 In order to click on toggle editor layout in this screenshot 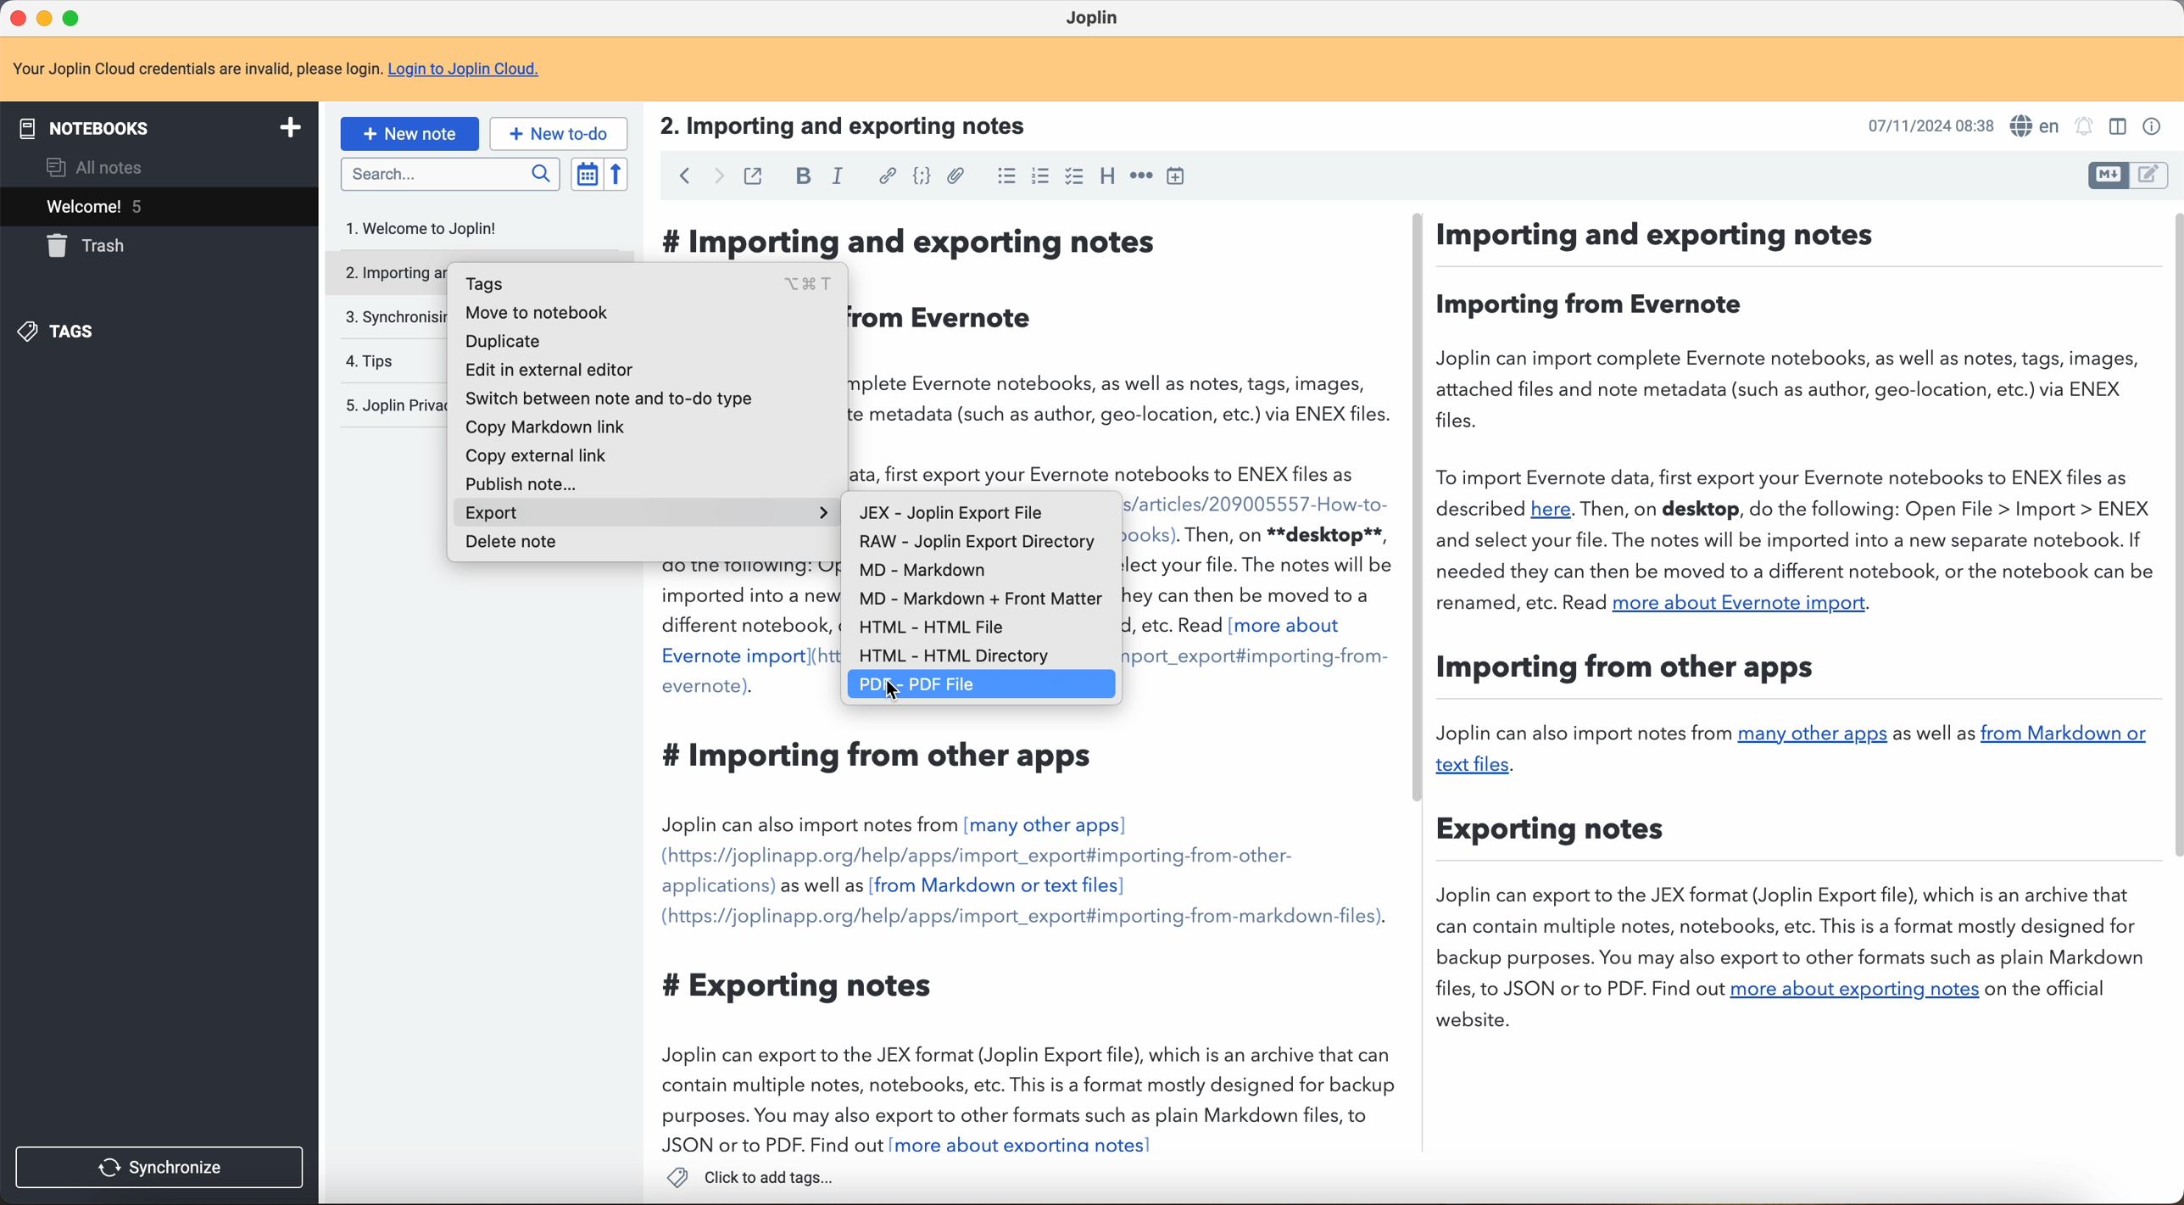, I will do `click(2108, 176)`.